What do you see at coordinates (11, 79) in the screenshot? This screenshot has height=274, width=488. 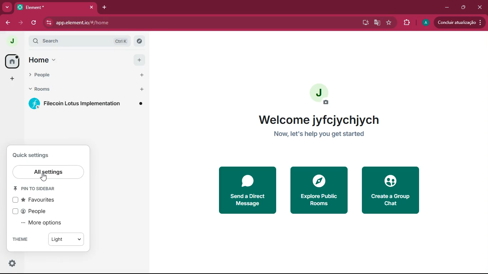 I see `add` at bounding box center [11, 79].